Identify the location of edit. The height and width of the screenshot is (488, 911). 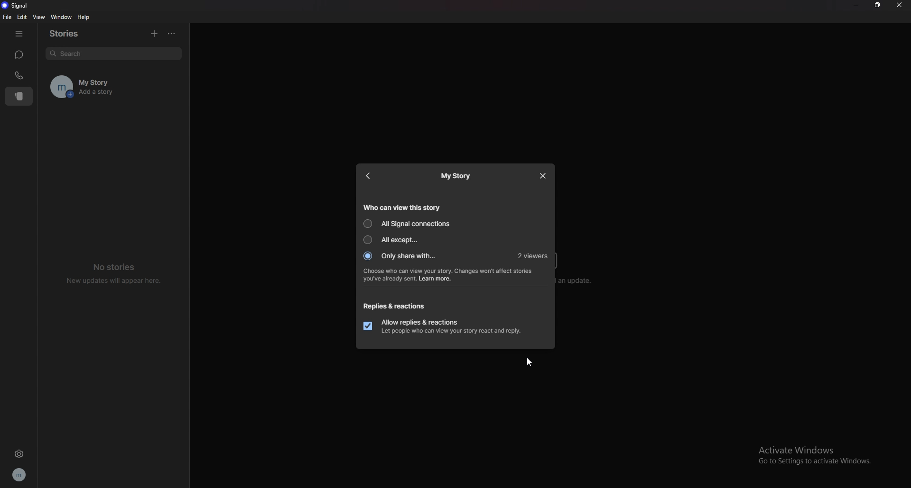
(22, 17).